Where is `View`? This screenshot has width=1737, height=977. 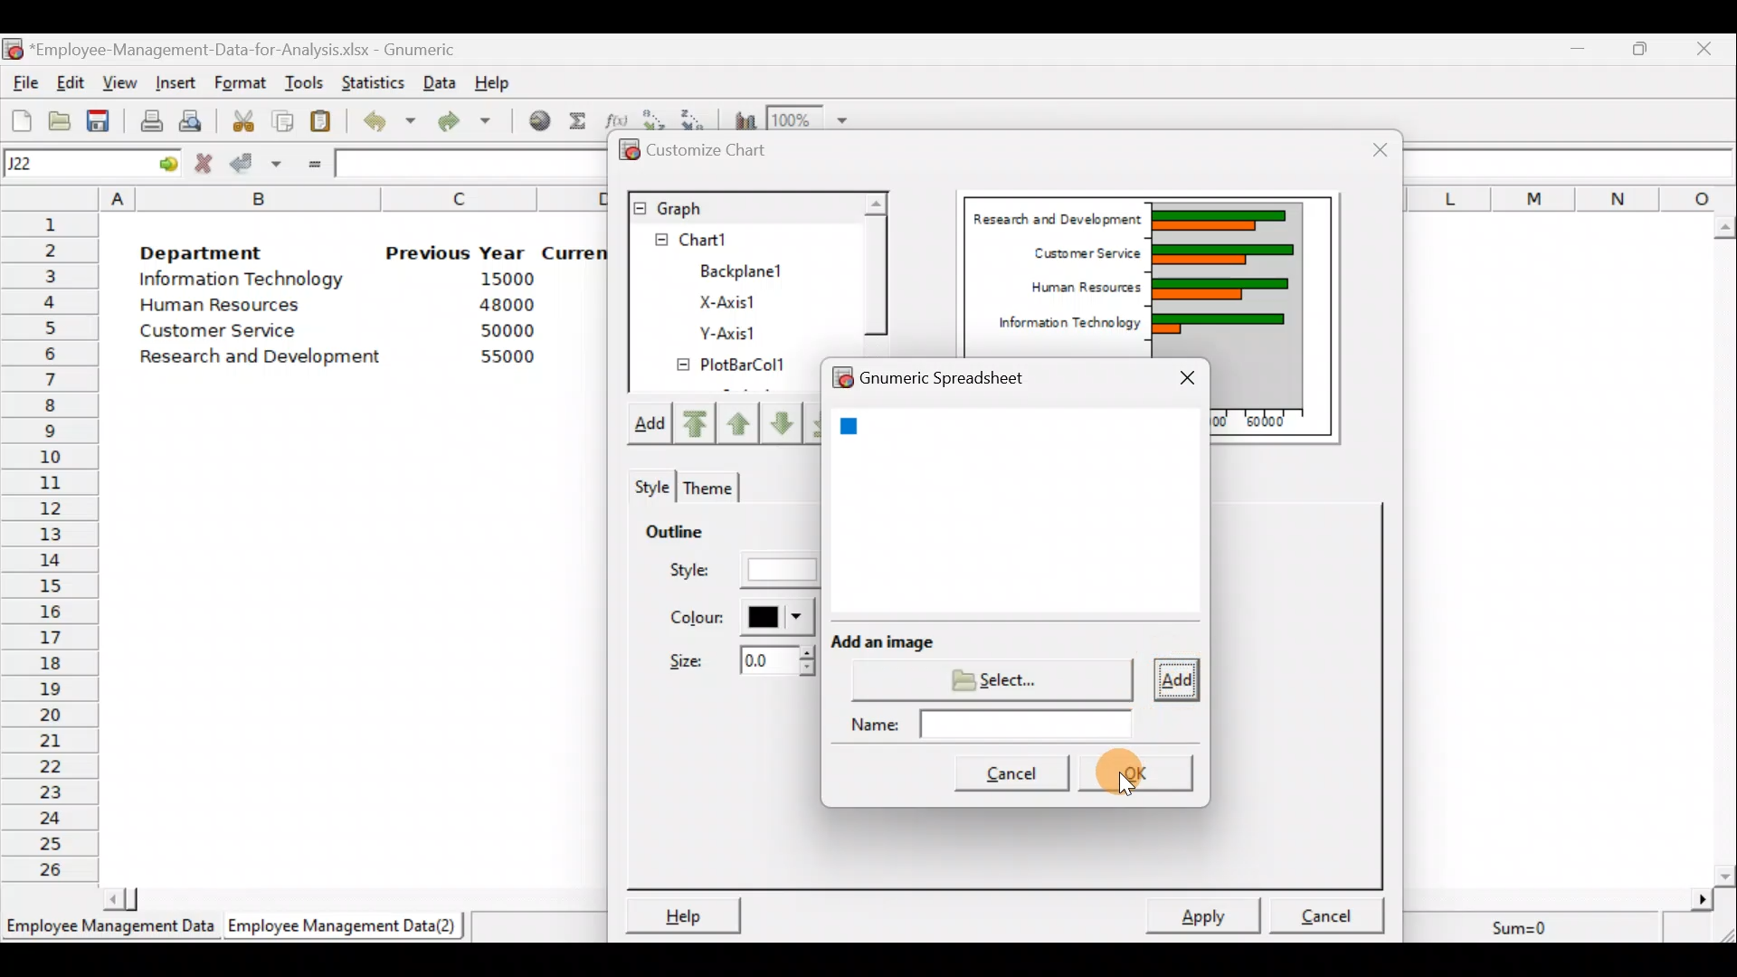 View is located at coordinates (120, 81).